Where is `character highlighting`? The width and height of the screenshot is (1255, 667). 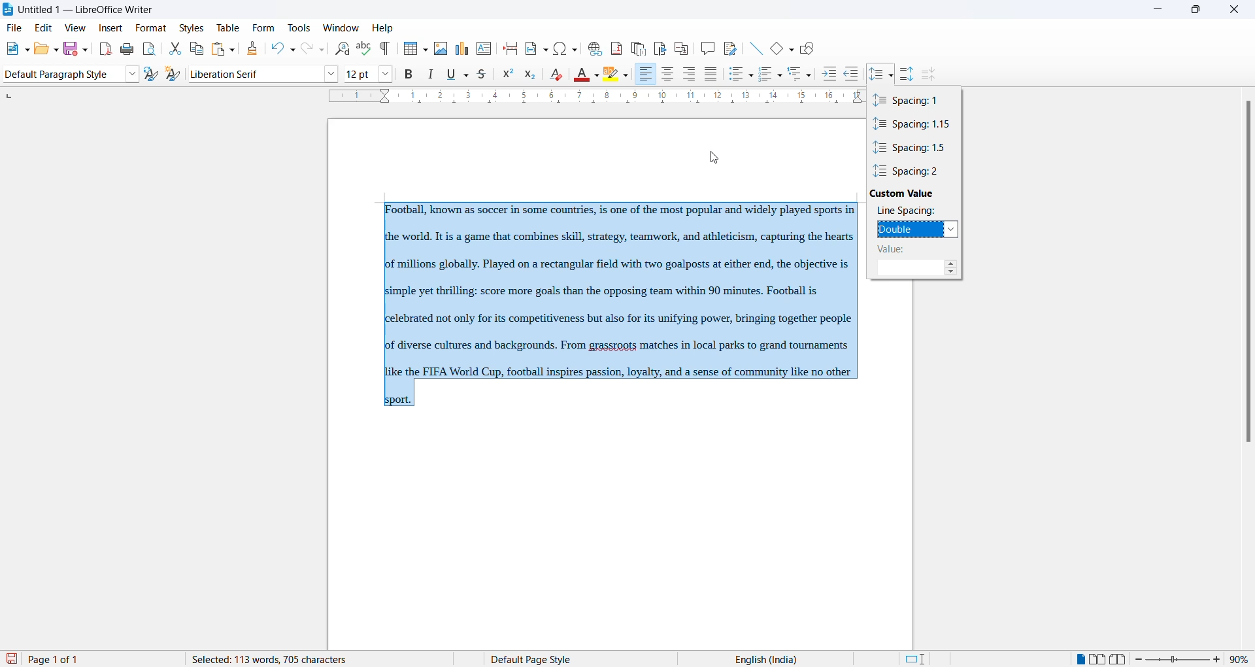 character highlighting is located at coordinates (612, 75).